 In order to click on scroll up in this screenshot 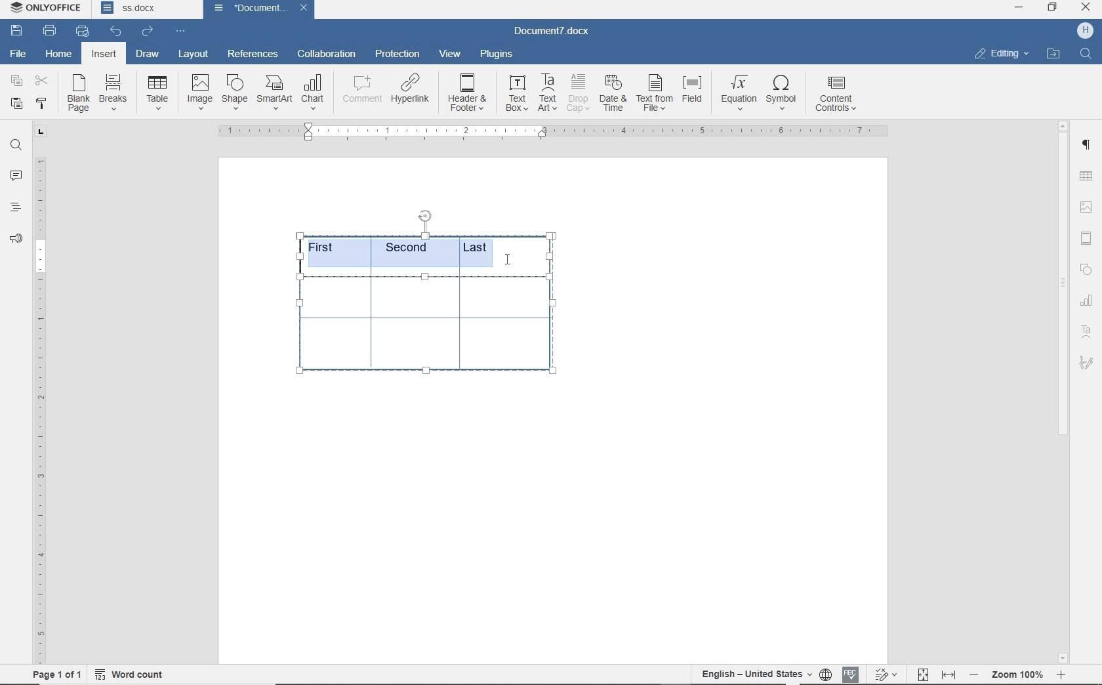, I will do `click(1064, 125)`.